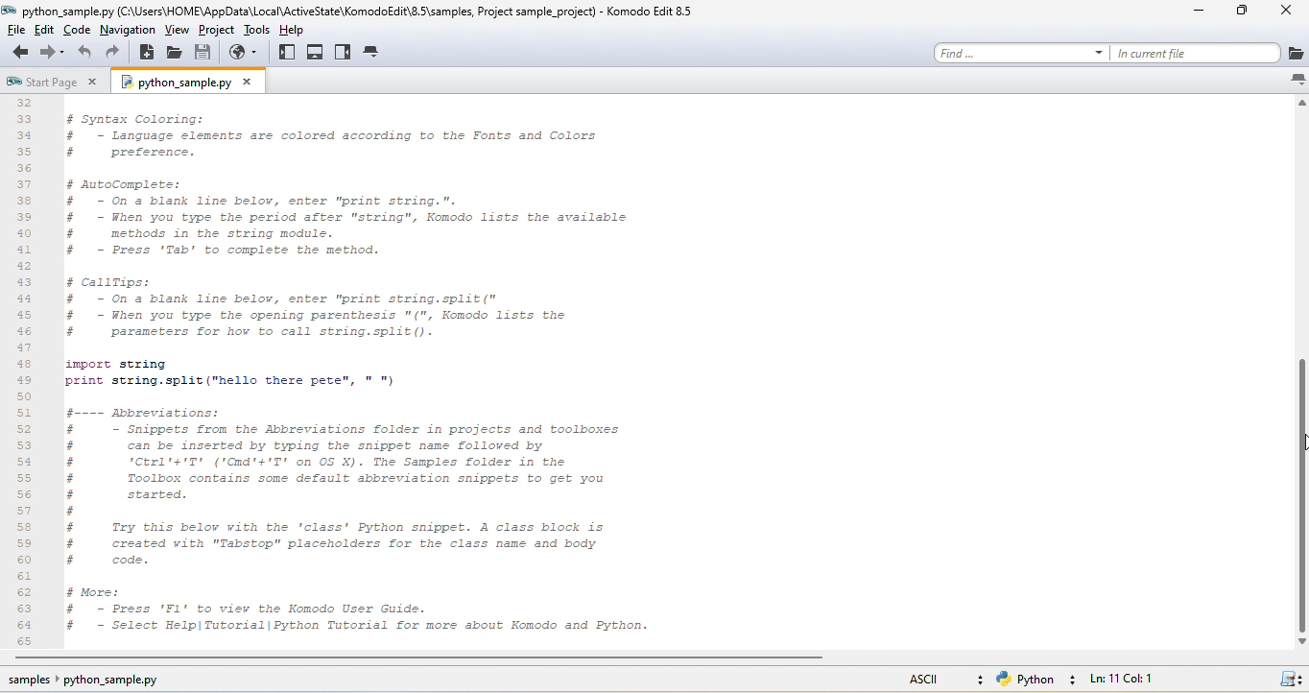  What do you see at coordinates (1154, 681) in the screenshot?
I see `lnc11, col 1` at bounding box center [1154, 681].